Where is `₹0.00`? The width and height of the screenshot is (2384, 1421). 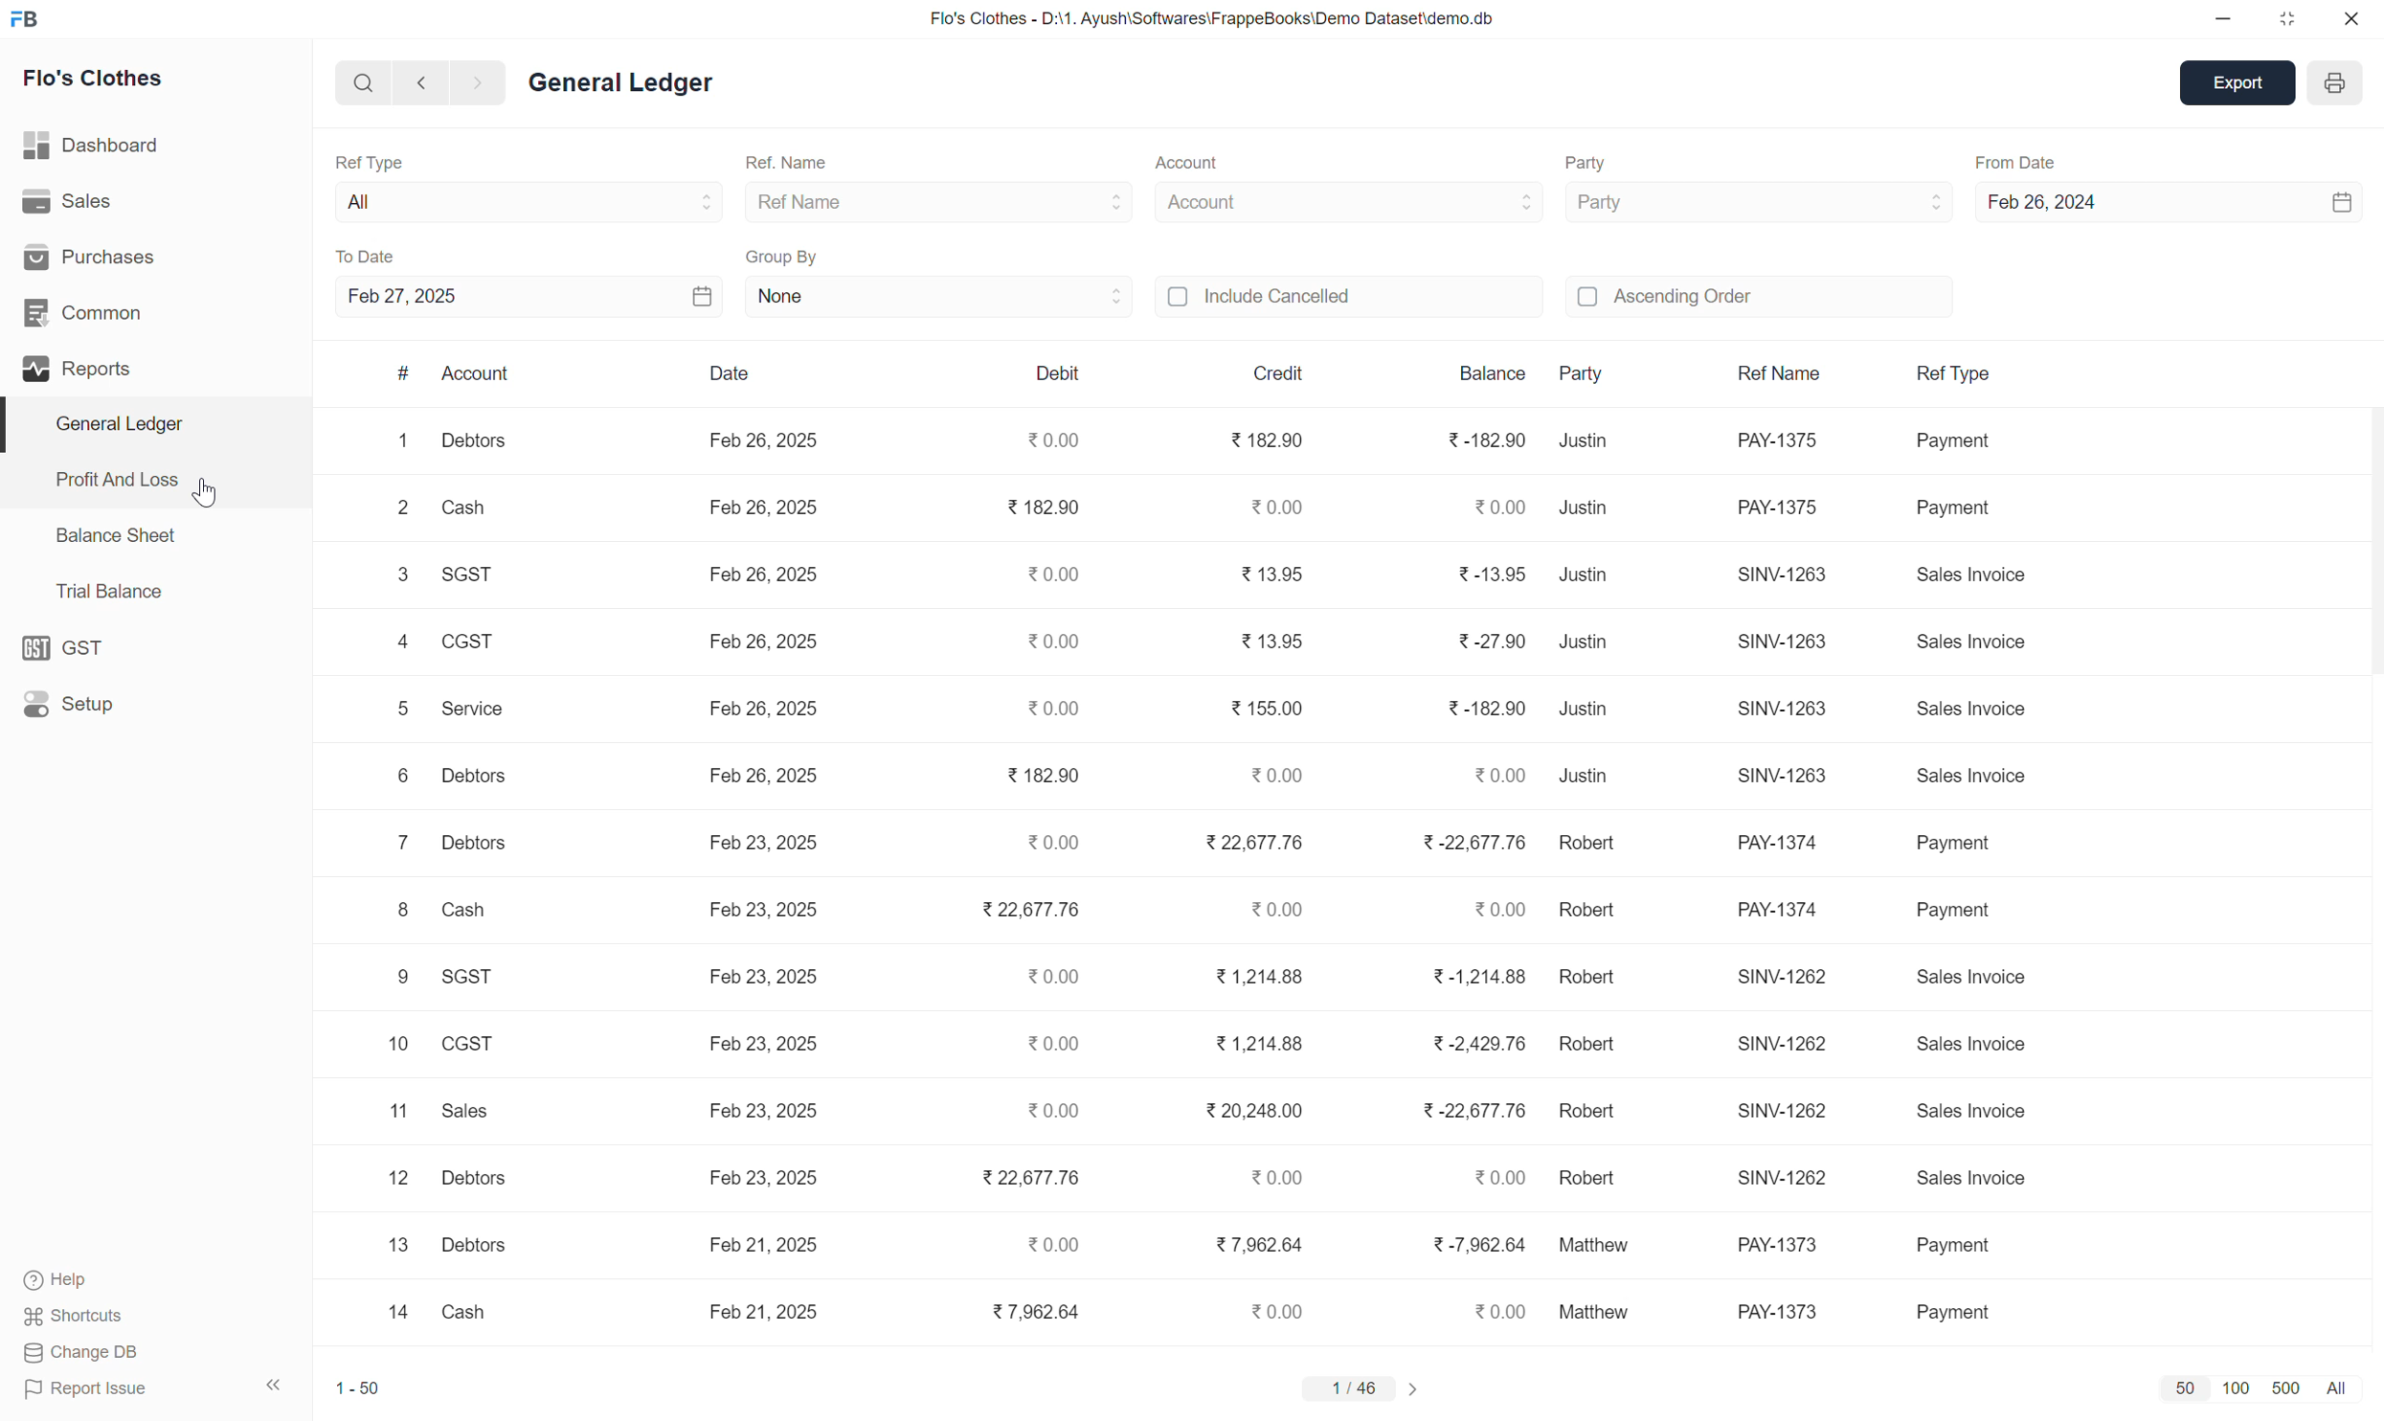 ₹0.00 is located at coordinates (1055, 844).